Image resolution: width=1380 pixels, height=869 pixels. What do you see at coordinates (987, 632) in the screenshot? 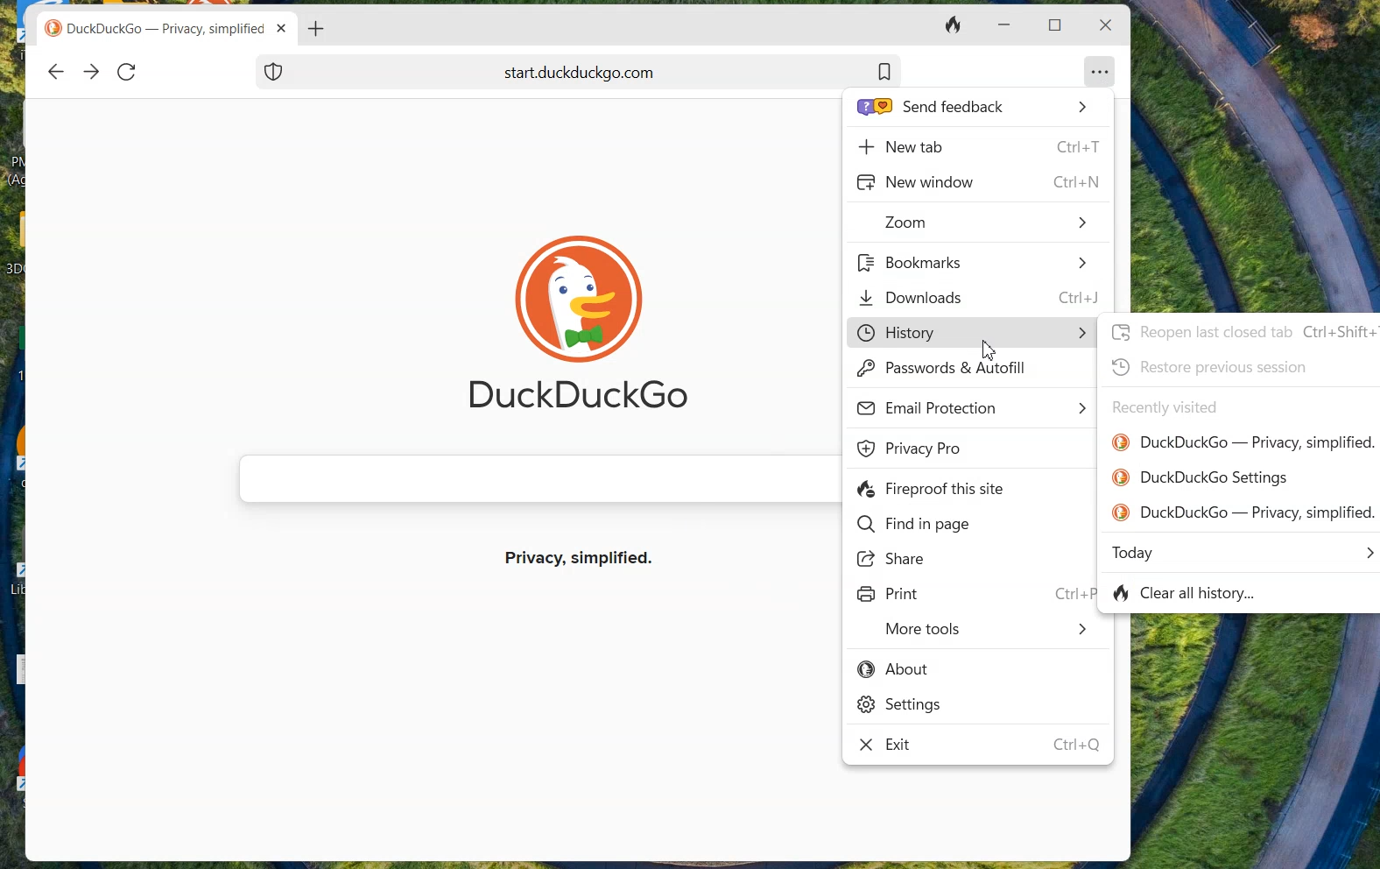
I see `More tools` at bounding box center [987, 632].